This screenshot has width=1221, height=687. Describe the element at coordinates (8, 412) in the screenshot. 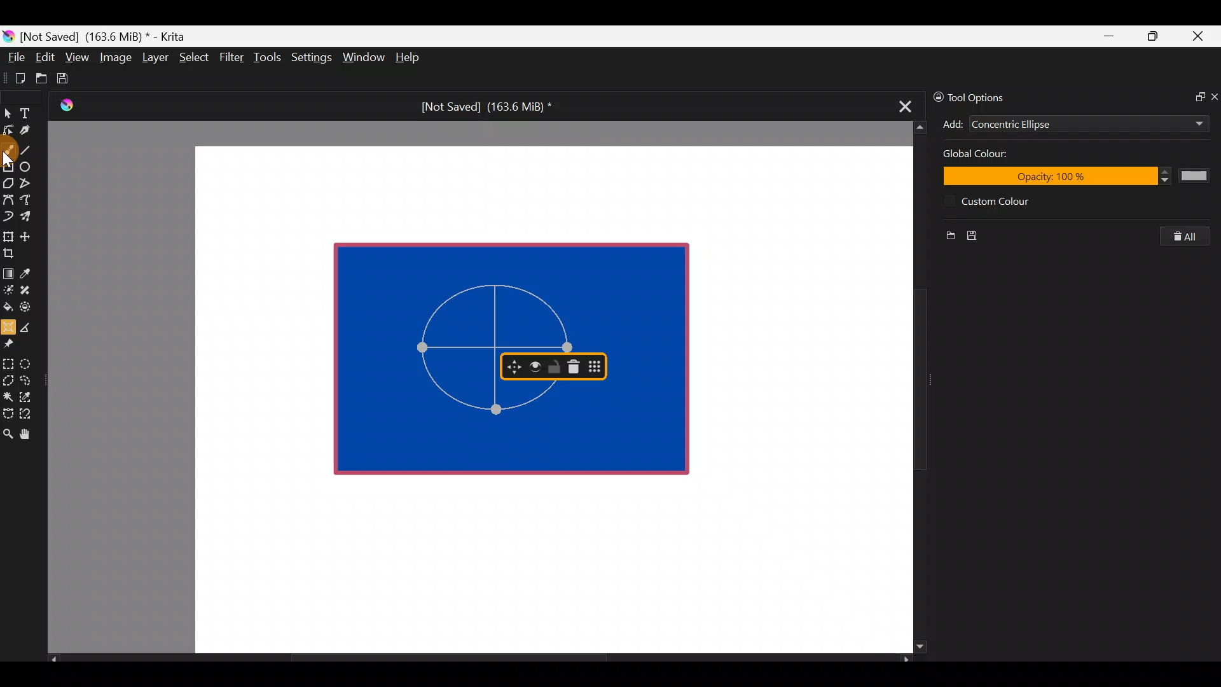

I see `Bezier curve selection tool` at that location.